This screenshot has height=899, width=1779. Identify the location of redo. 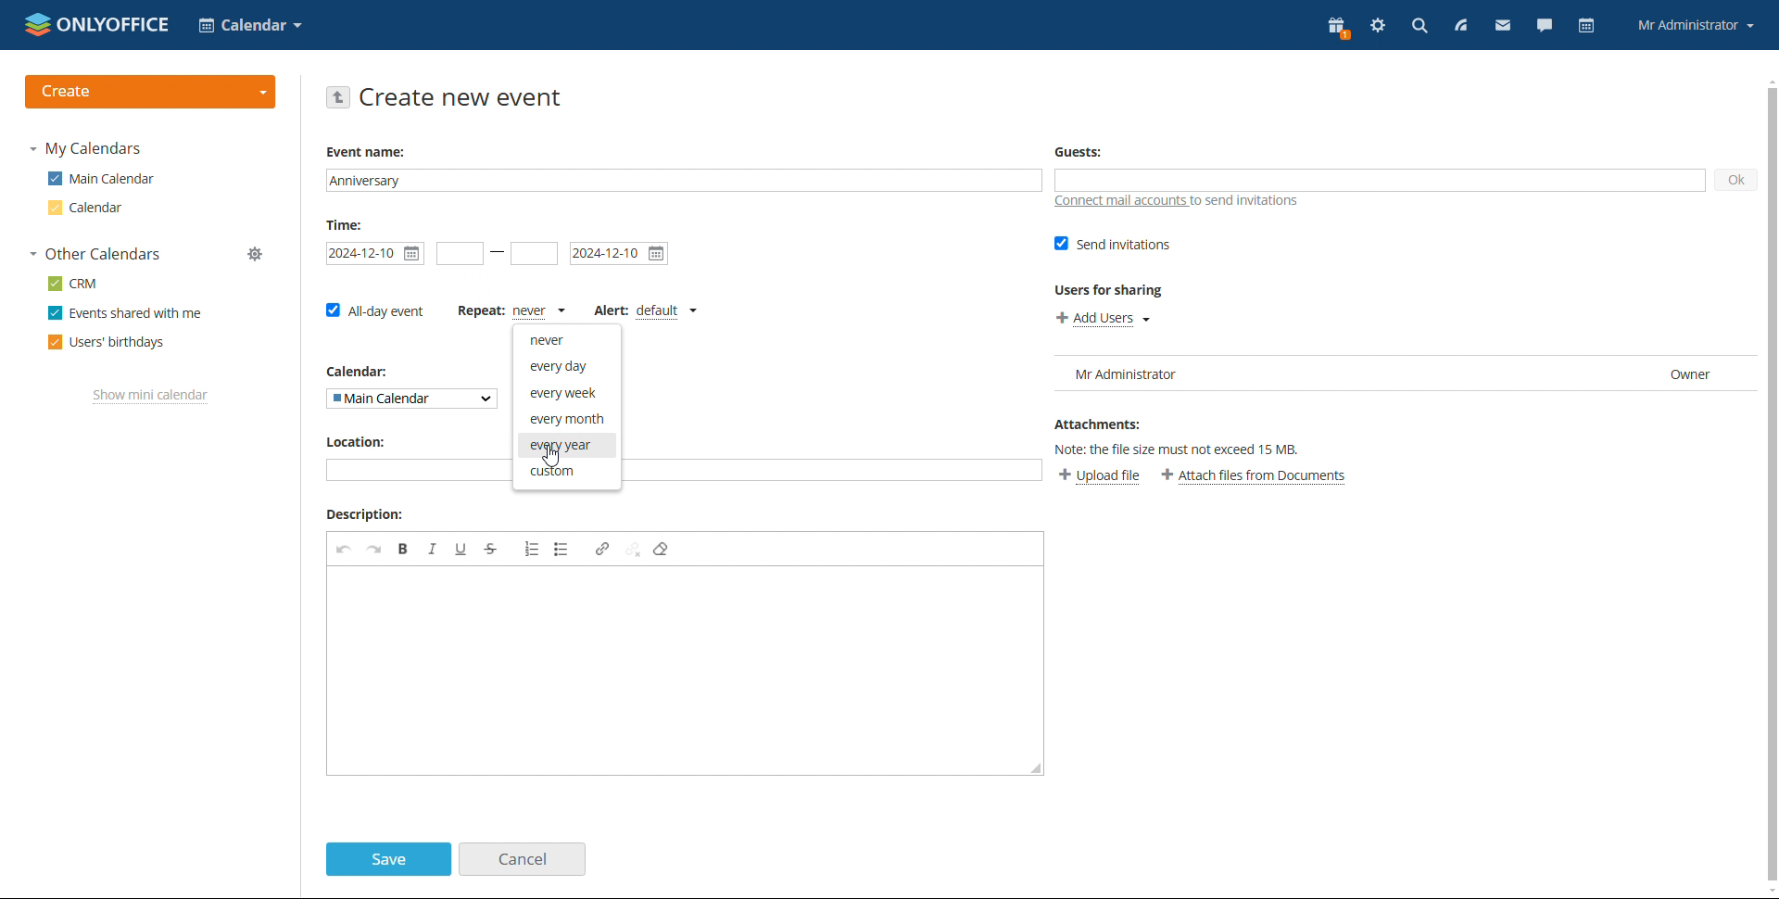
(374, 548).